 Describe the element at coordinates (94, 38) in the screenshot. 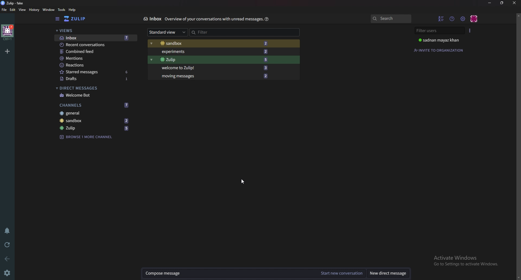

I see `Inbox` at that location.